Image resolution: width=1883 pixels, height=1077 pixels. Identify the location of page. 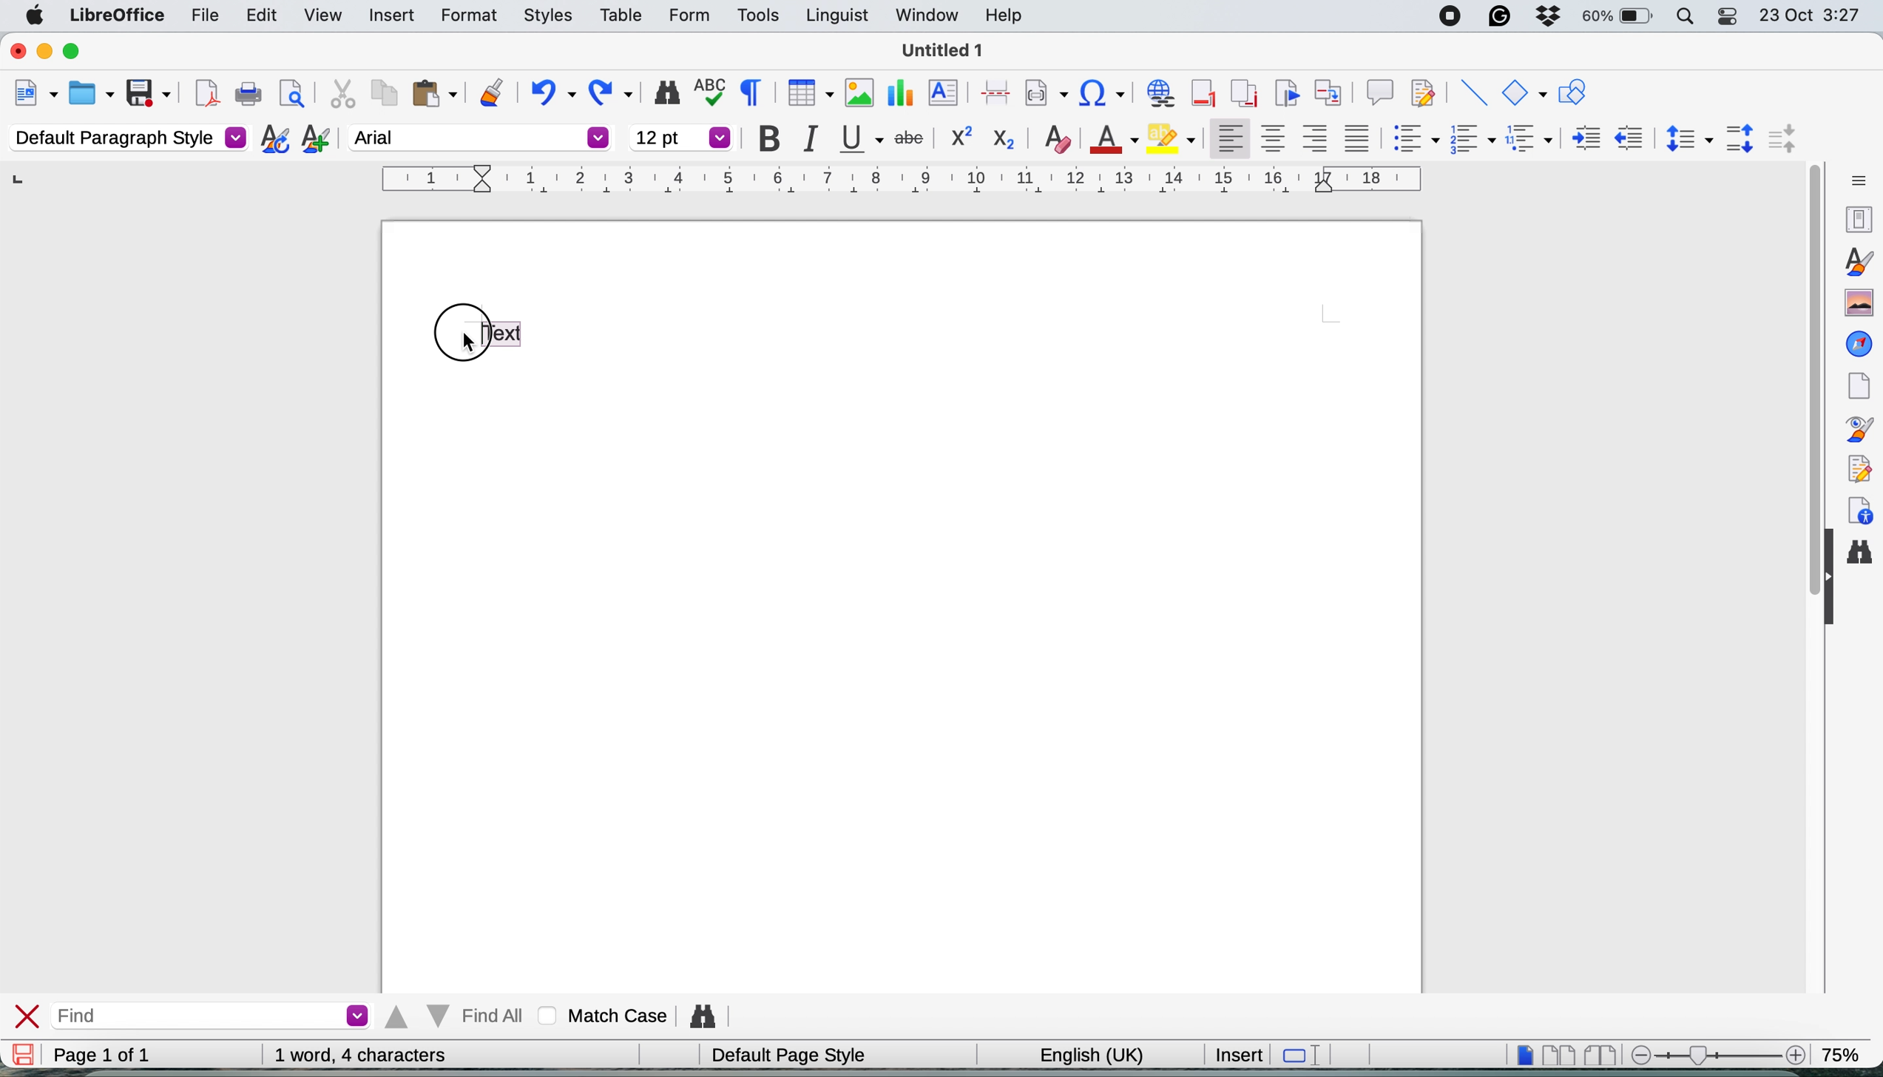
(1859, 385).